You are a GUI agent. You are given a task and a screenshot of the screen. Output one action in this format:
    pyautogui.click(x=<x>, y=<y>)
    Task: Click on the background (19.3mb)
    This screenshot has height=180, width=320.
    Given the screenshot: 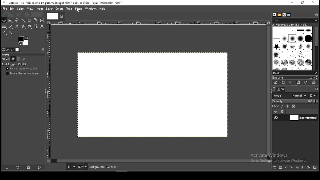 What is the action you would take?
    pyautogui.click(x=102, y=166)
    